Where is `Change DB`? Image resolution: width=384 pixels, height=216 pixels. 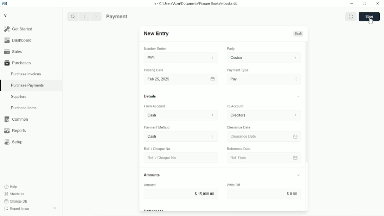
Change DB is located at coordinates (16, 202).